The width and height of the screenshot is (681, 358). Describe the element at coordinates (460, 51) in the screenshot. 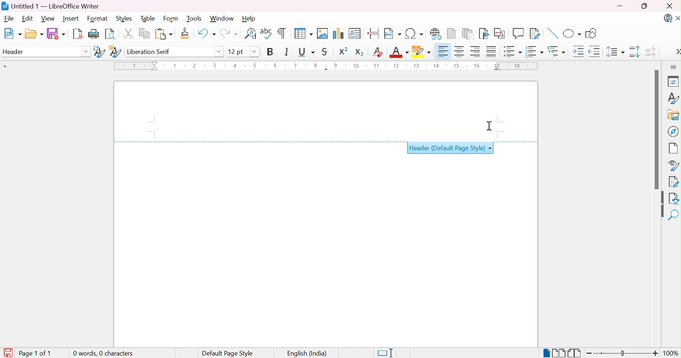

I see `Align center` at that location.